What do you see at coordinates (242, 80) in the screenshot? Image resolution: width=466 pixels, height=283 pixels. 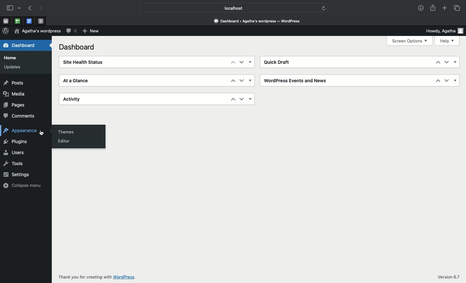 I see `Down` at bounding box center [242, 80].